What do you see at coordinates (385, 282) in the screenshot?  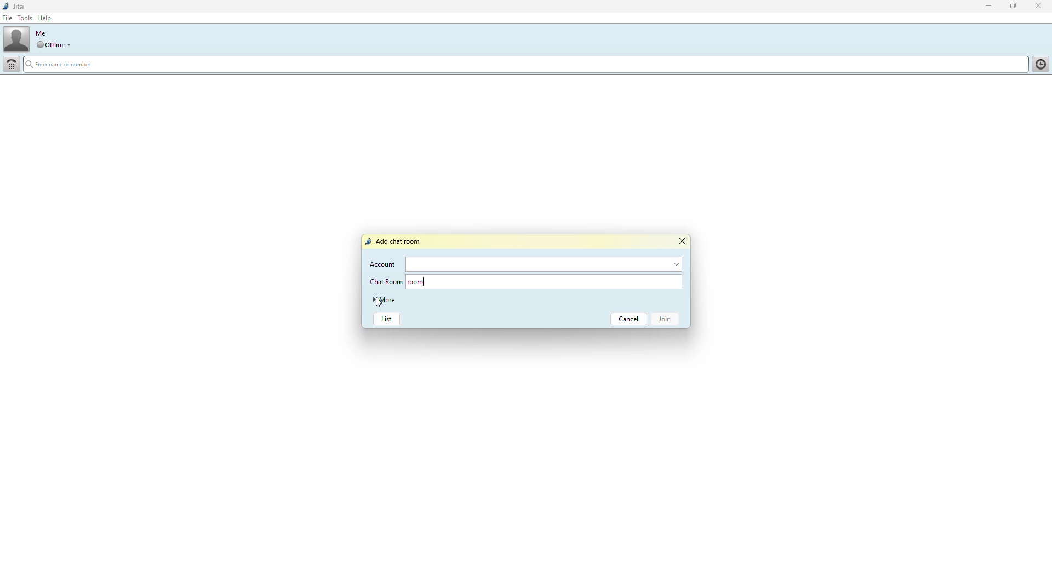 I see `chat room` at bounding box center [385, 282].